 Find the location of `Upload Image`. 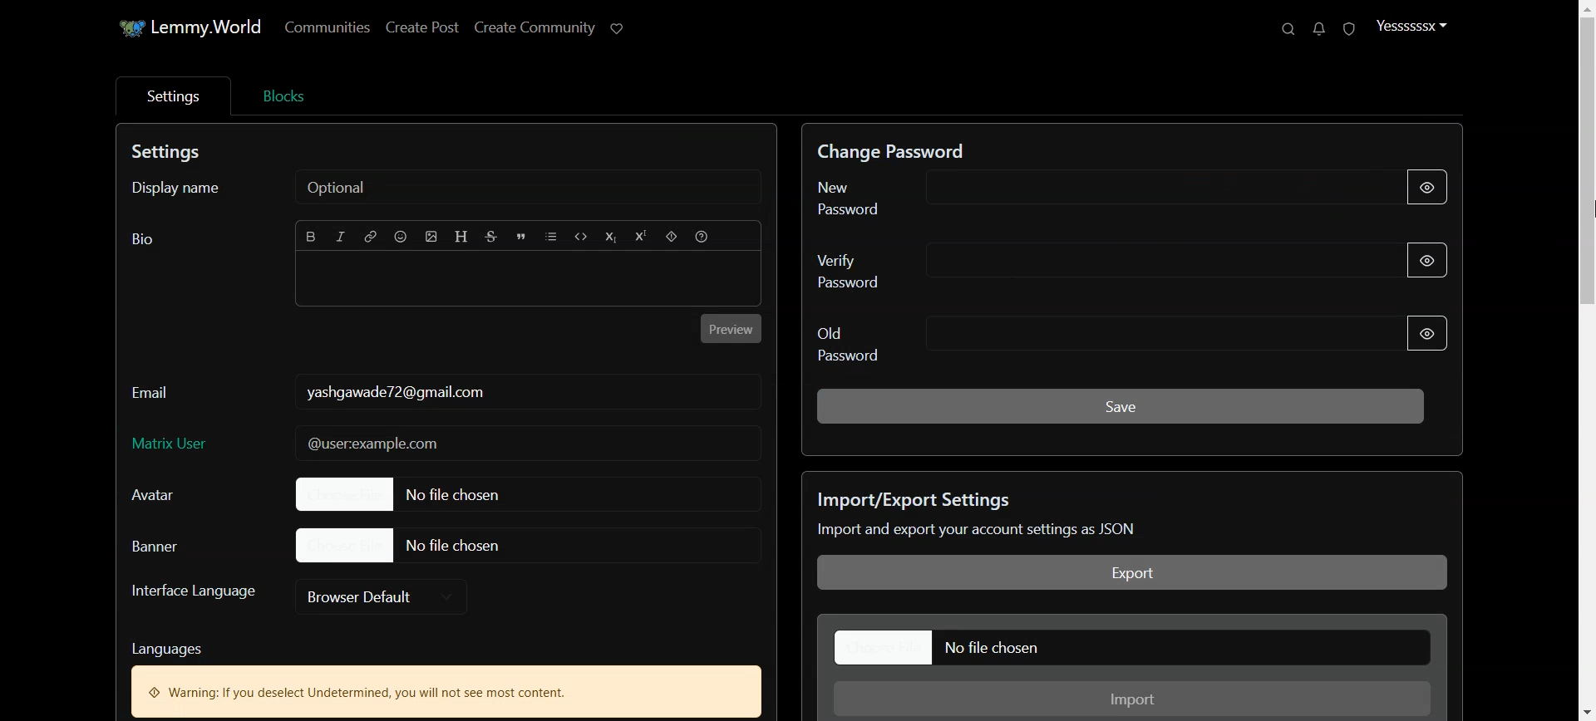

Upload Image is located at coordinates (431, 237).